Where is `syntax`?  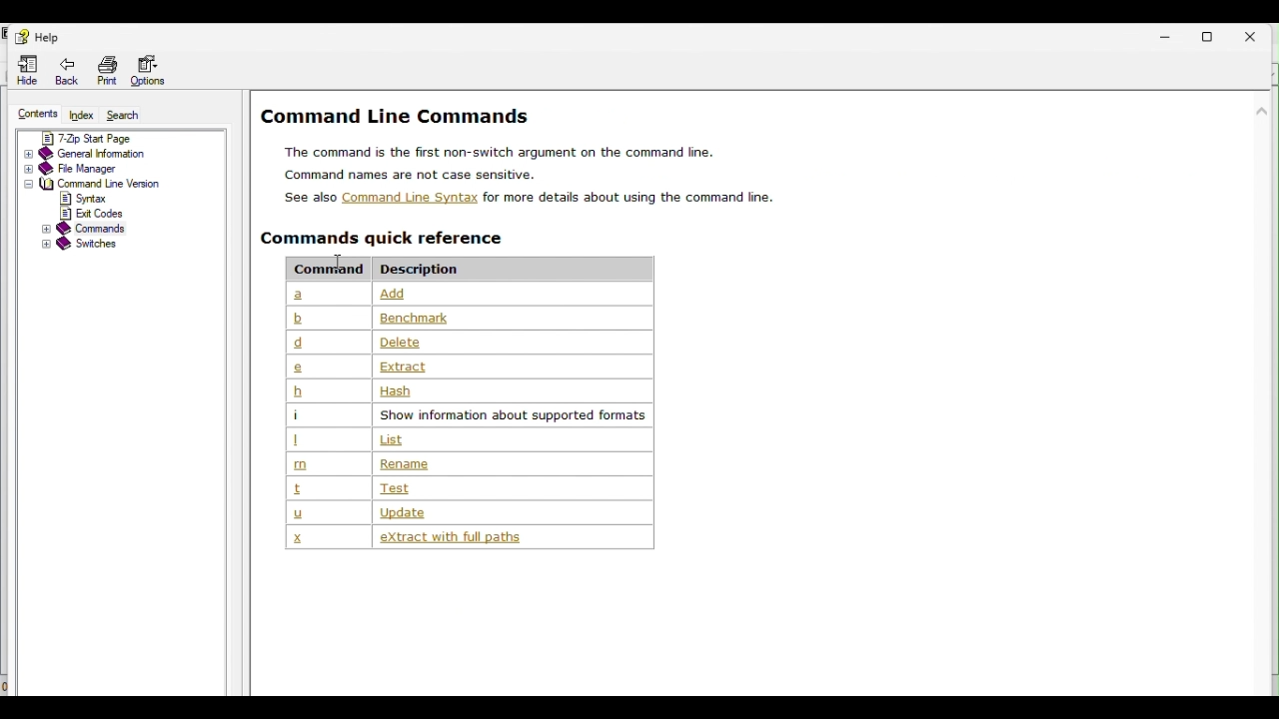 syntax is located at coordinates (91, 199).